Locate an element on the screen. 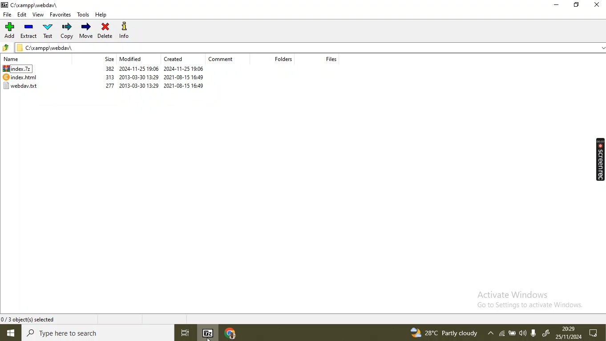 The image size is (606, 341). 7 zip logo is located at coordinates (4, 4).